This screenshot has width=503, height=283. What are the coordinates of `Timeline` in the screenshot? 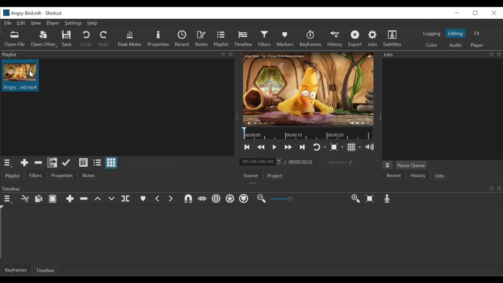 It's located at (308, 134).